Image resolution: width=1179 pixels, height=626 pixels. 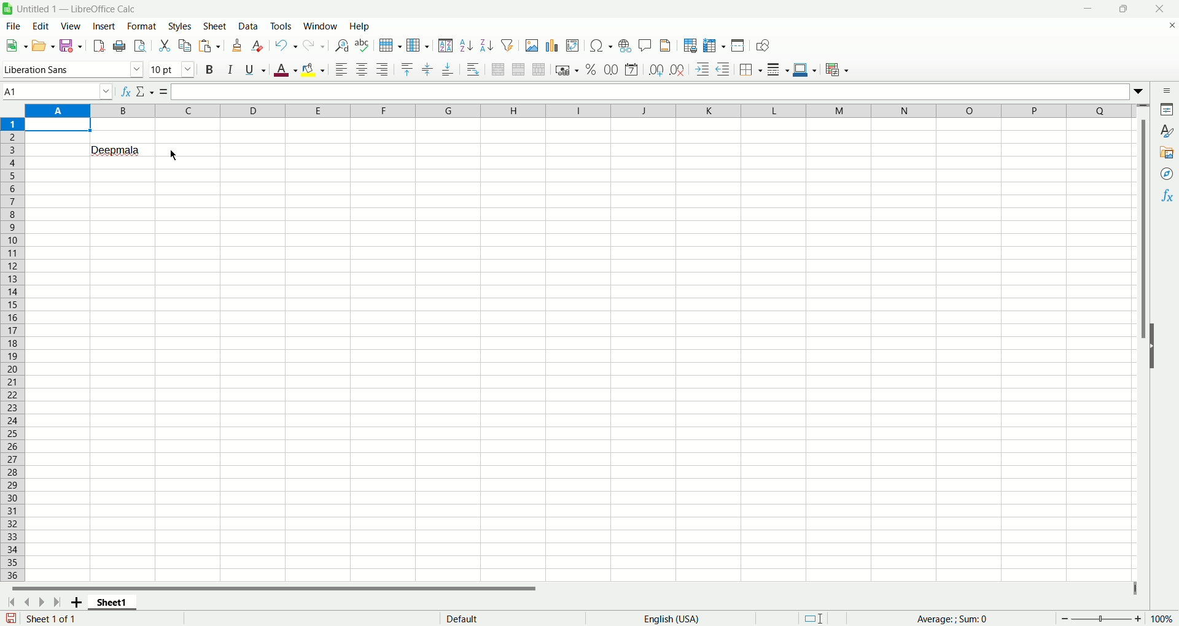 I want to click on Bold, so click(x=211, y=69).